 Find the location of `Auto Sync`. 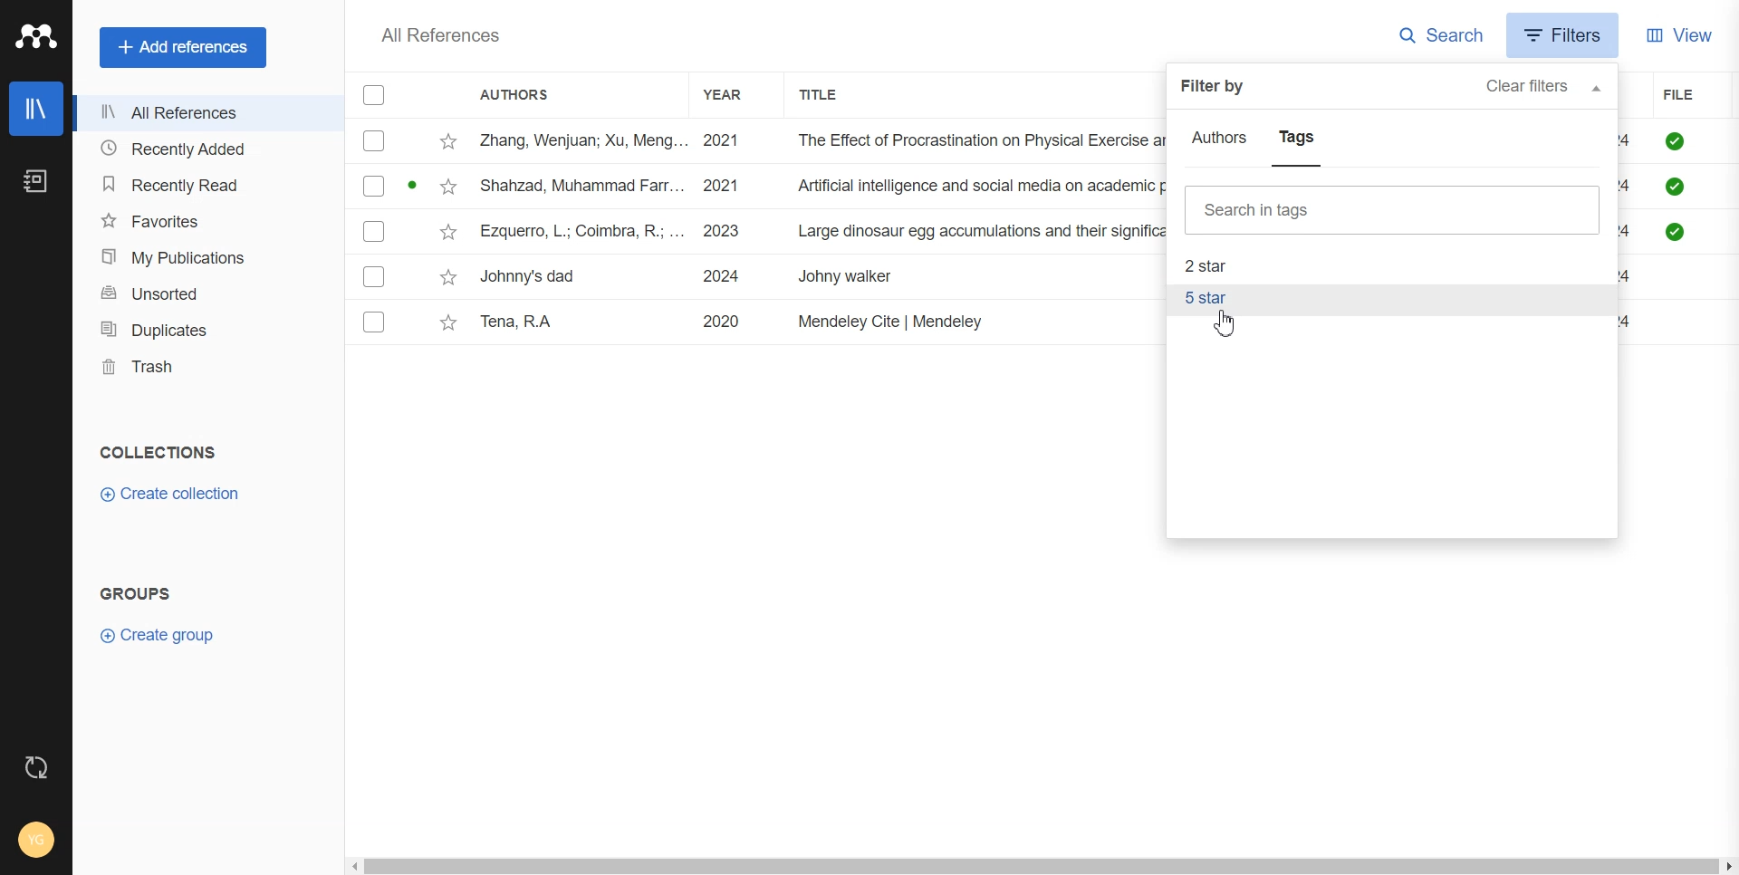

Auto Sync is located at coordinates (37, 768).